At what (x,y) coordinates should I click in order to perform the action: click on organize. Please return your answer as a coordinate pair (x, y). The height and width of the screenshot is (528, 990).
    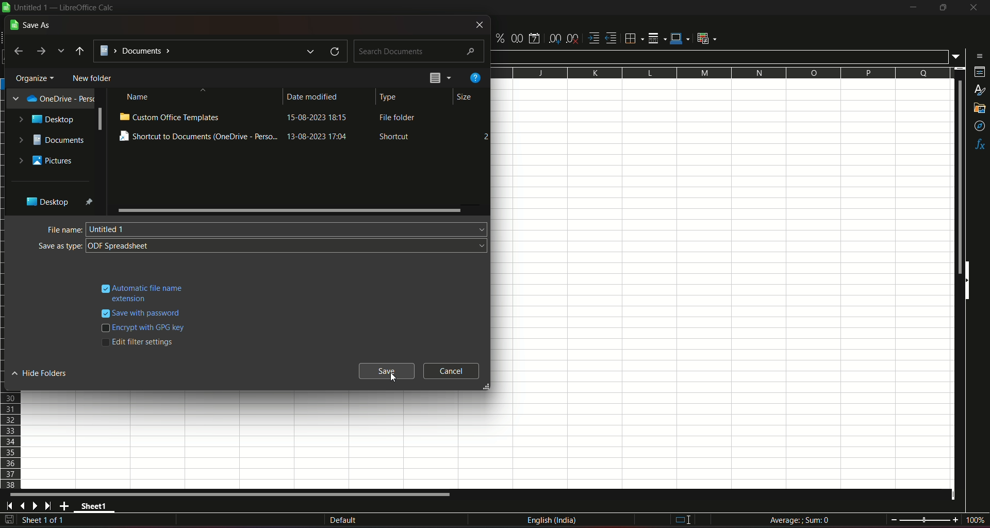
    Looking at the image, I should click on (35, 77).